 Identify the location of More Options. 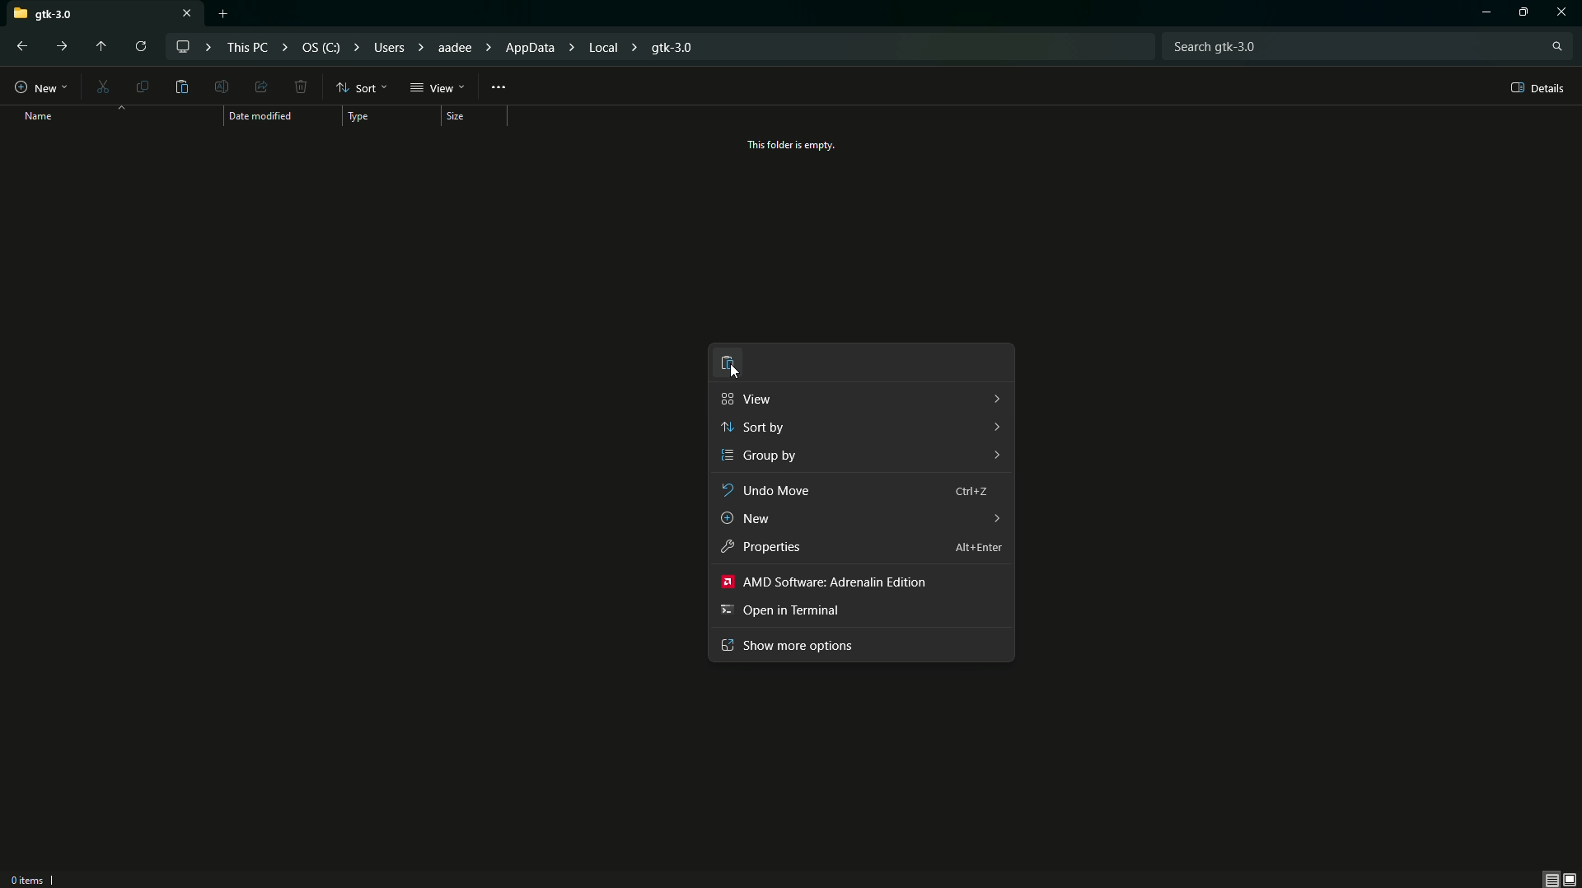
(499, 86).